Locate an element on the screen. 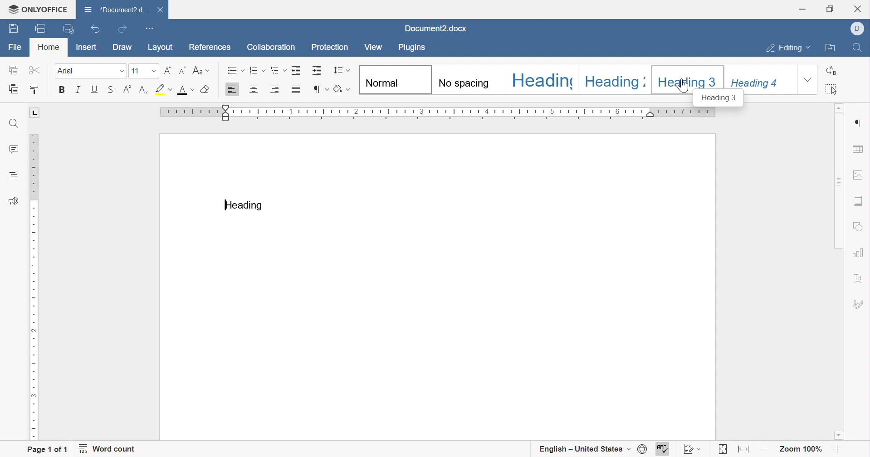 The width and height of the screenshot is (870, 457). Shading is located at coordinates (341, 89).